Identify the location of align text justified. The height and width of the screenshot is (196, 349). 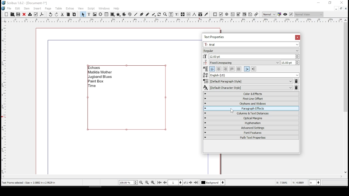
(232, 69).